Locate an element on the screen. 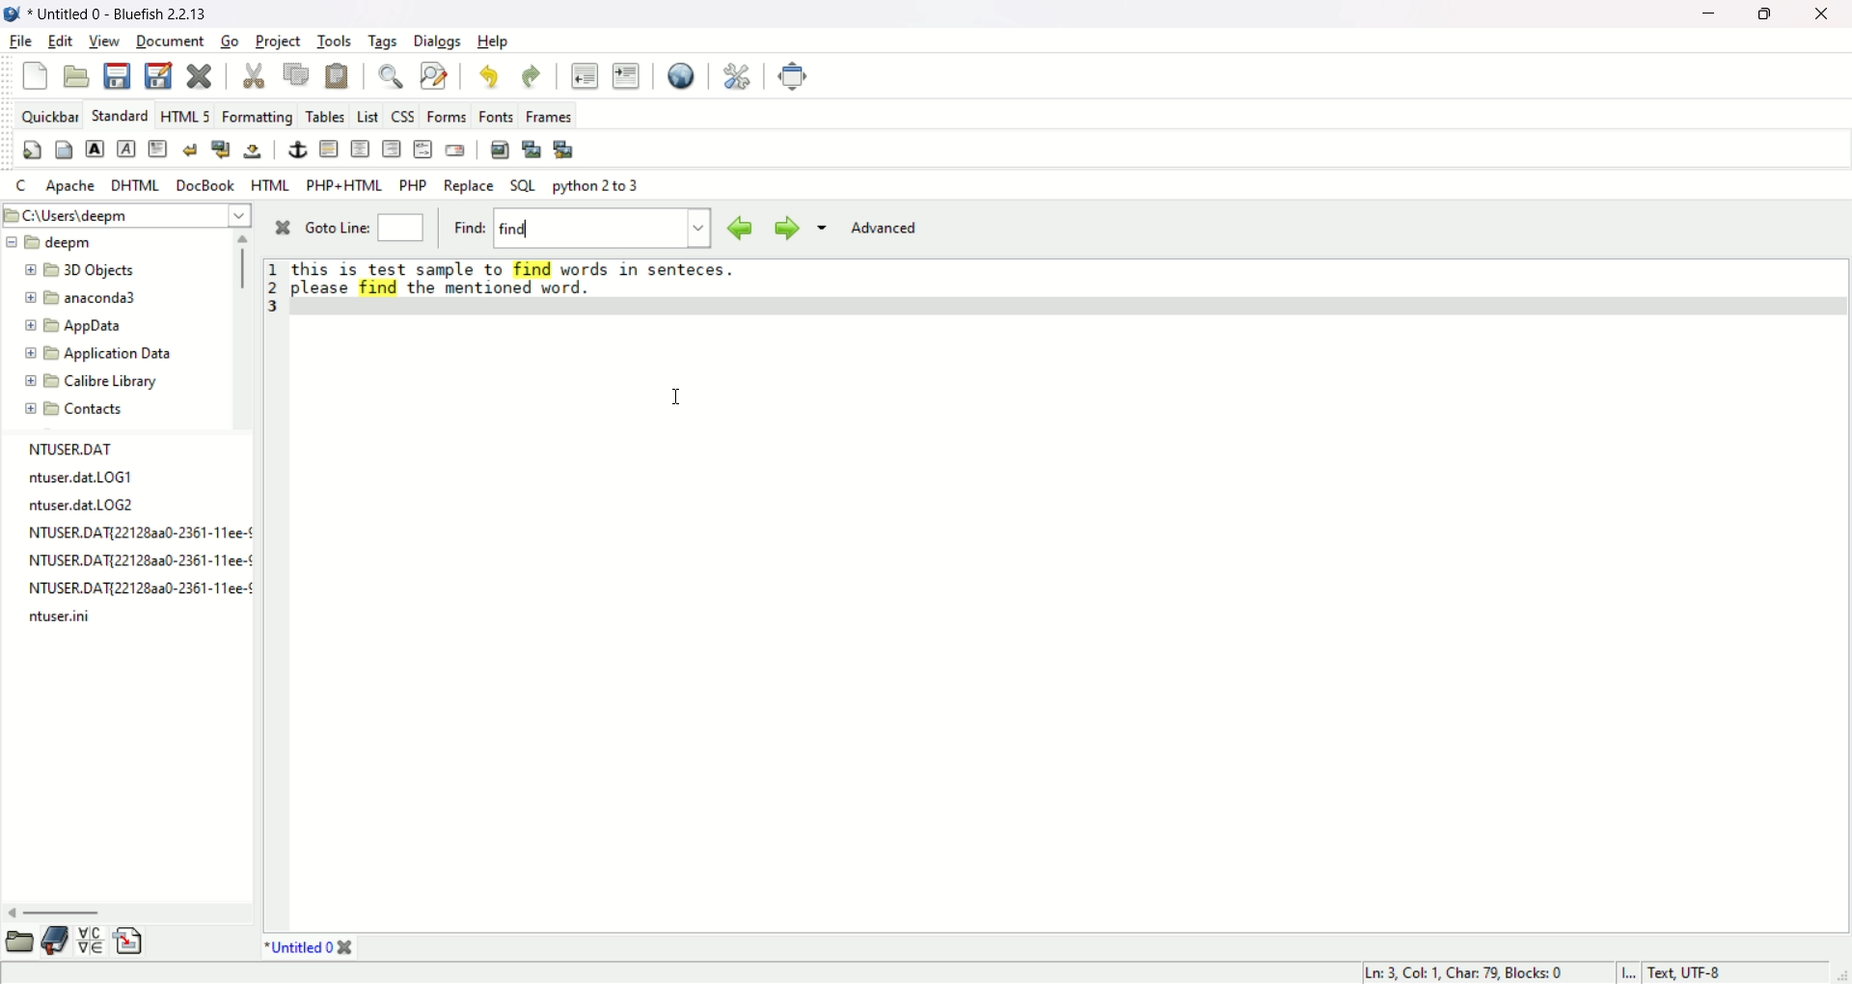 This screenshot has height=984, width=1852. copy is located at coordinates (297, 73).